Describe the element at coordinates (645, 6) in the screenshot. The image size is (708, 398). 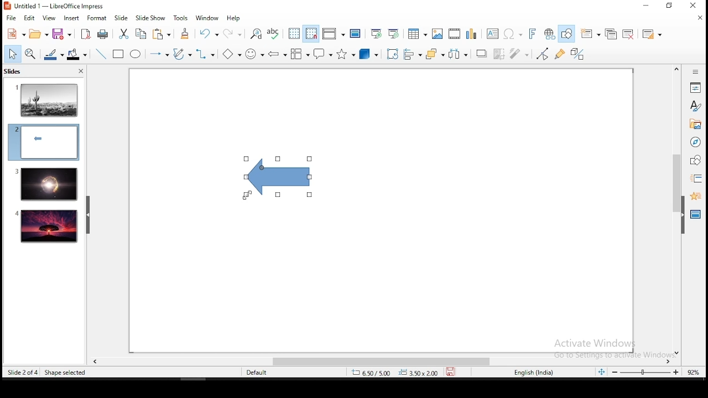
I see `minimize` at that location.